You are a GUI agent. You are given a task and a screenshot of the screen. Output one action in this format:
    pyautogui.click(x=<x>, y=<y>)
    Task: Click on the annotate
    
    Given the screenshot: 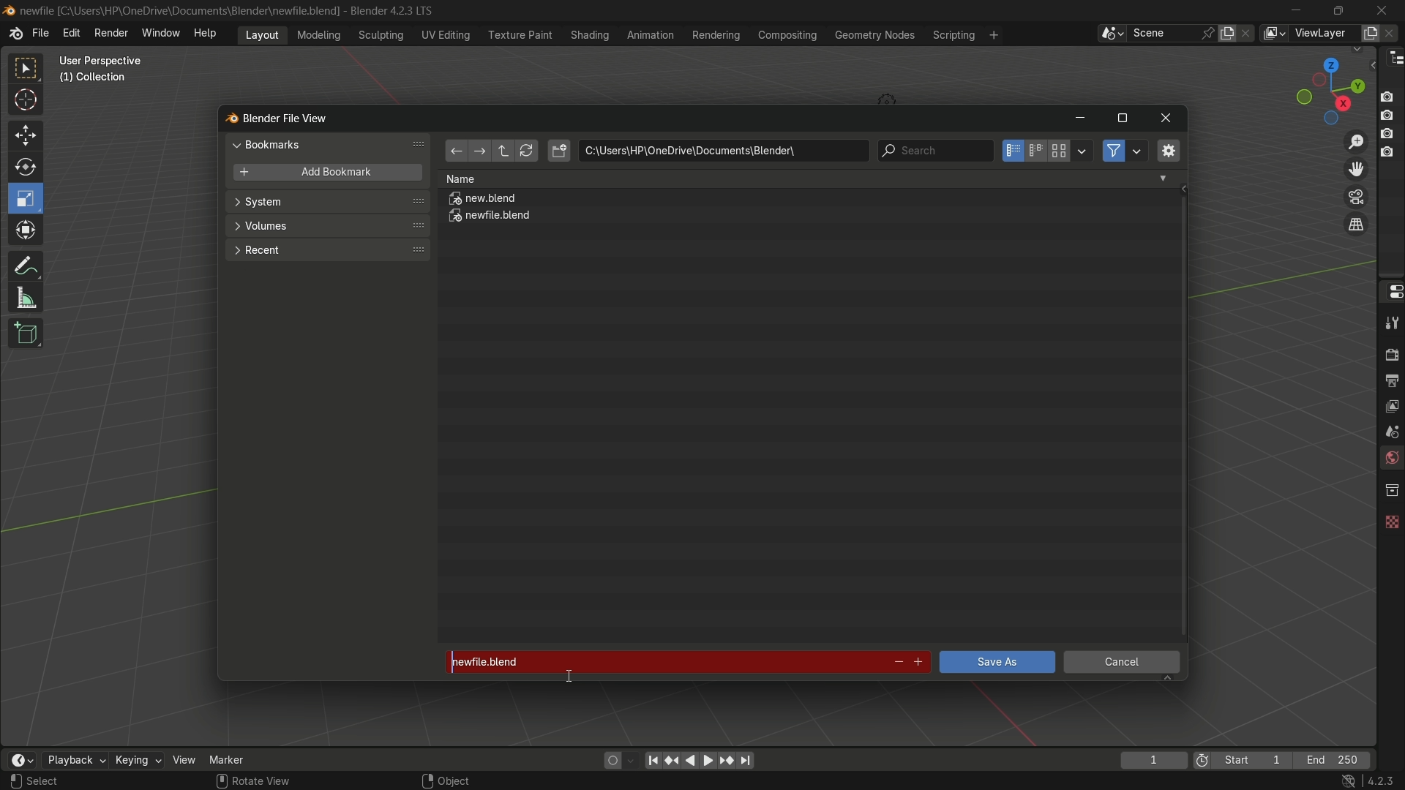 What is the action you would take?
    pyautogui.click(x=25, y=264)
    